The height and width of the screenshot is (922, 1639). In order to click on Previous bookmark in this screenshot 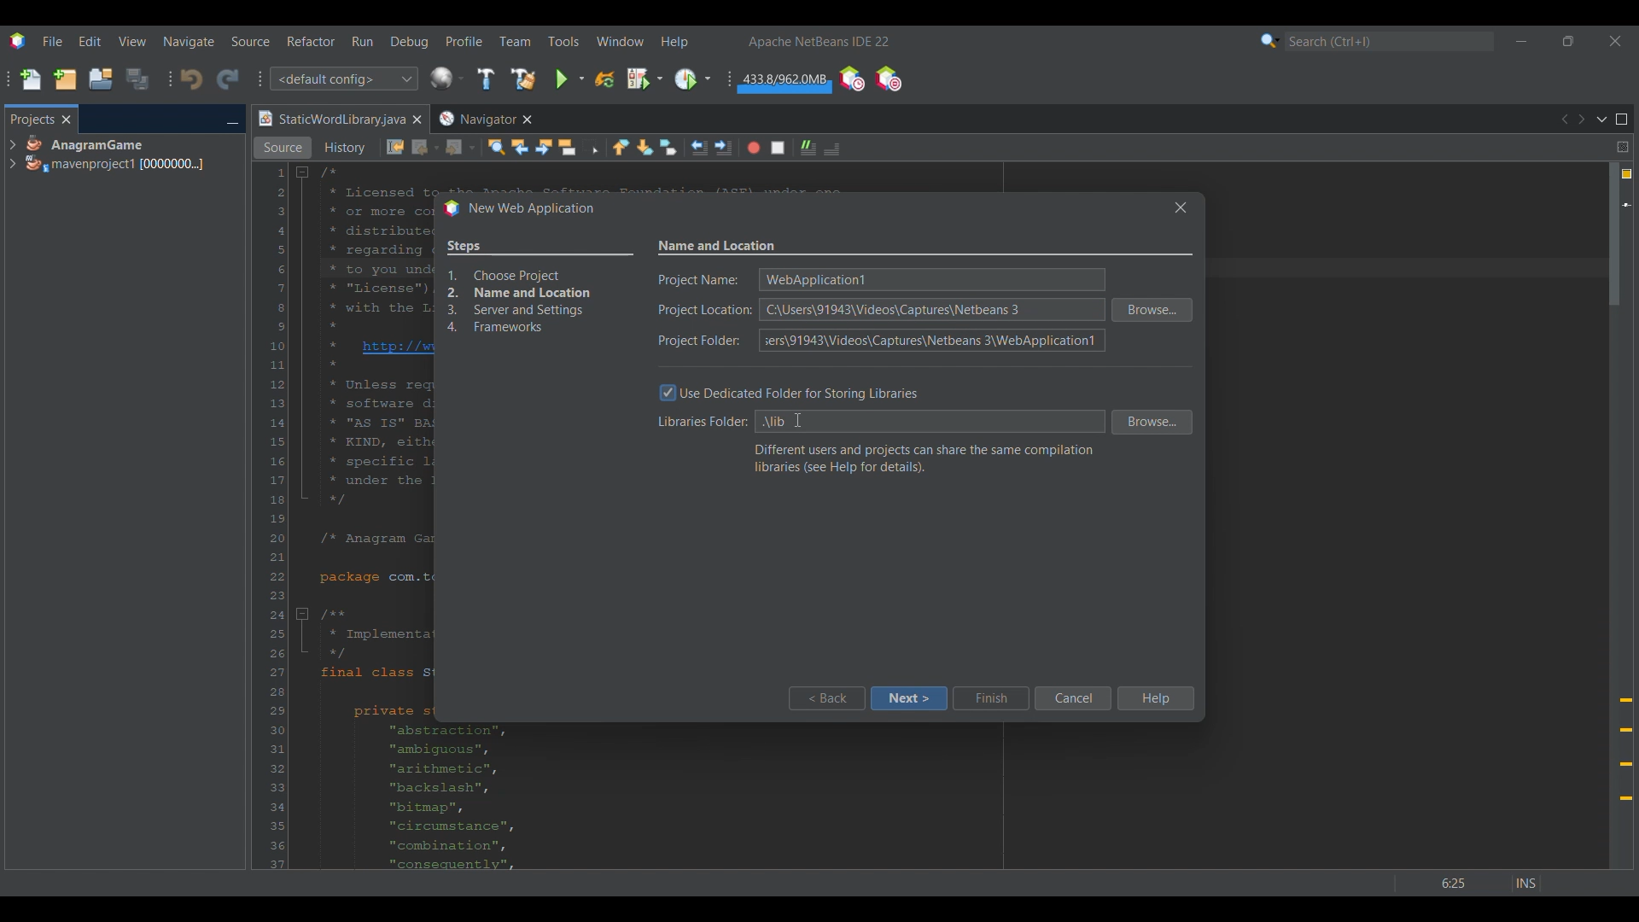, I will do `click(621, 147)`.